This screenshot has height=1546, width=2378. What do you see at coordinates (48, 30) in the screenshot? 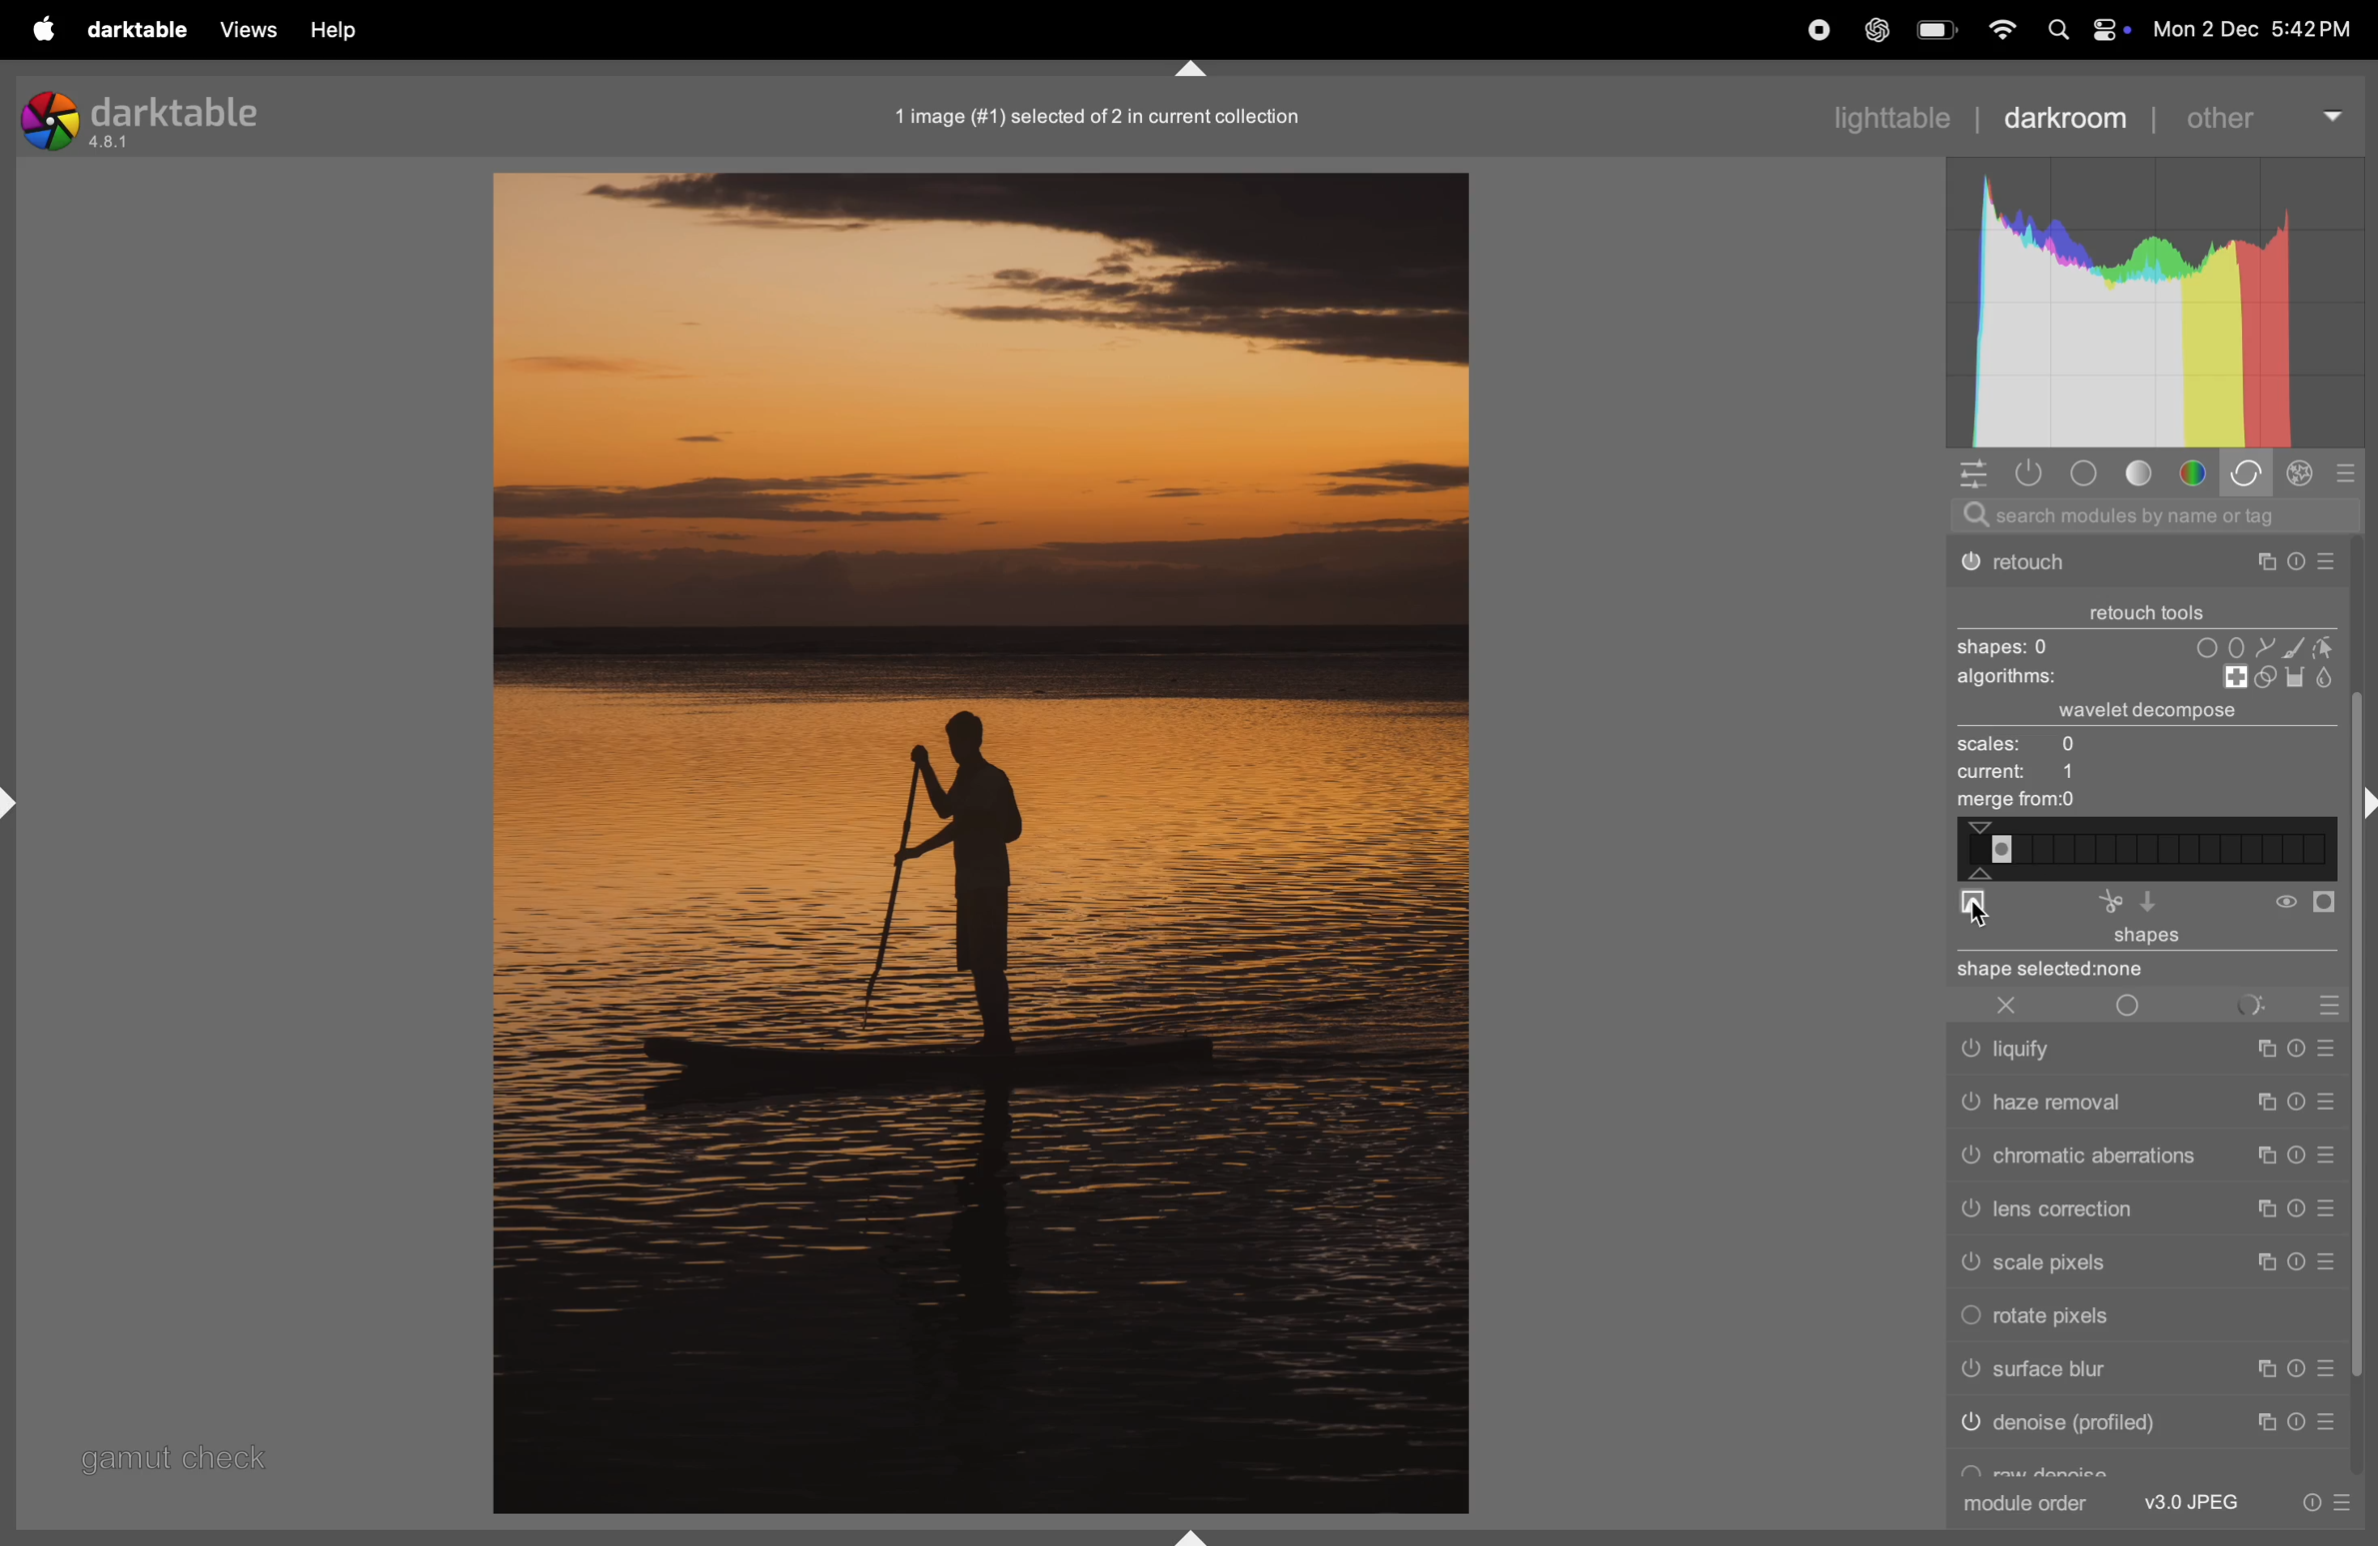
I see `apple menu` at bounding box center [48, 30].